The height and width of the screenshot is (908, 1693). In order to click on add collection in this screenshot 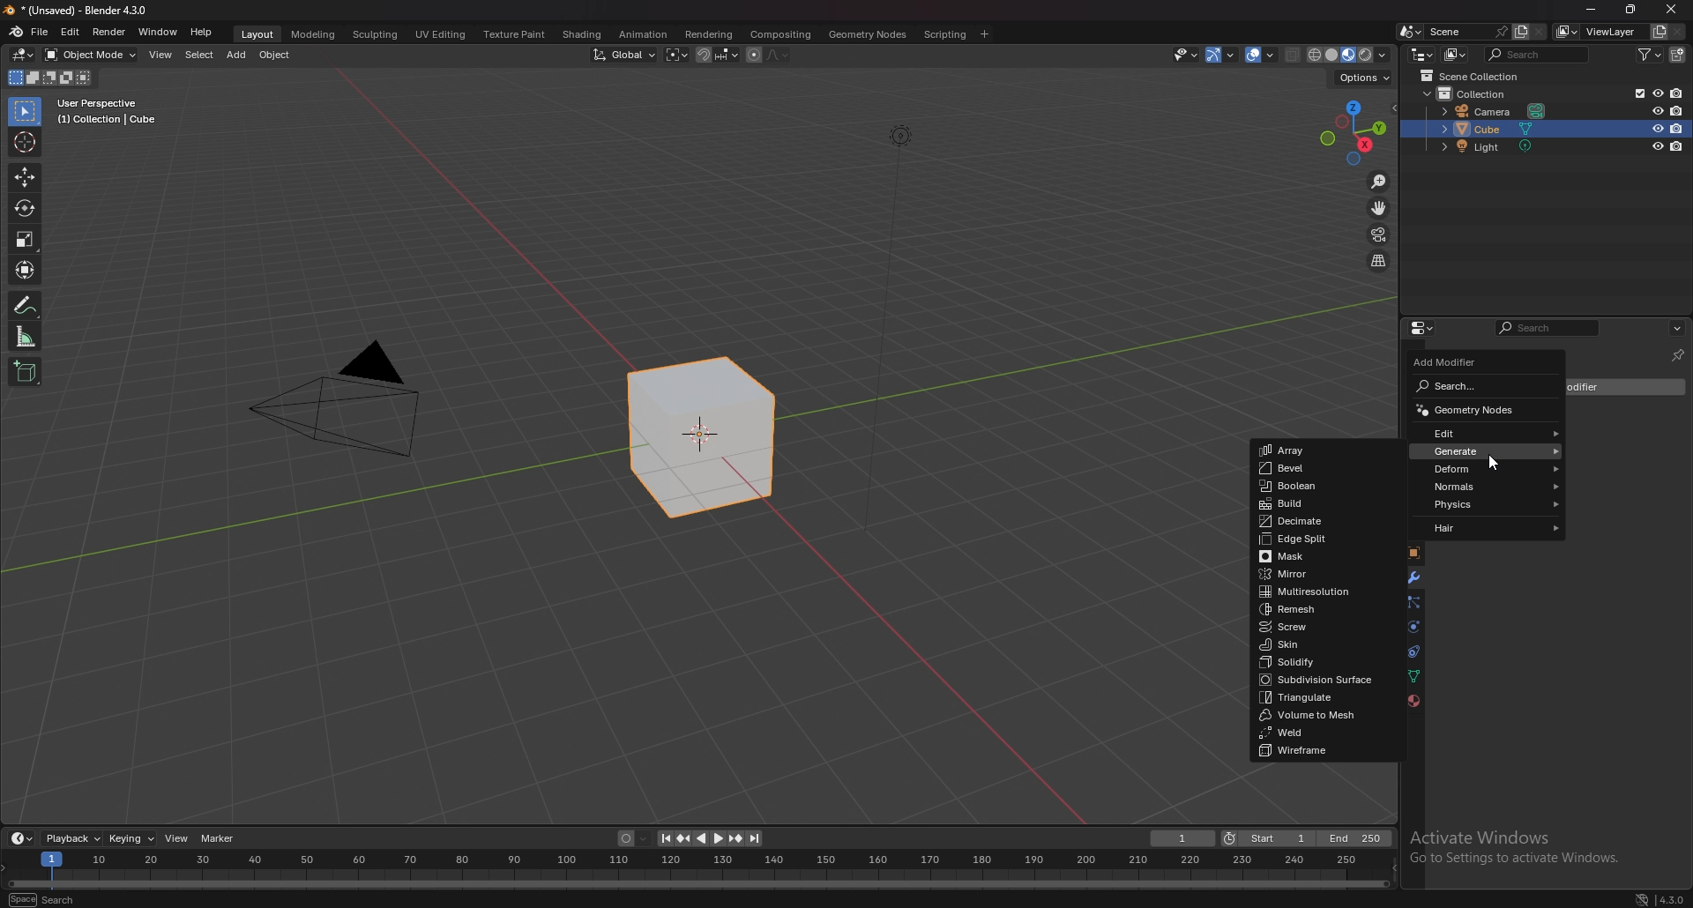, I will do `click(1677, 55)`.